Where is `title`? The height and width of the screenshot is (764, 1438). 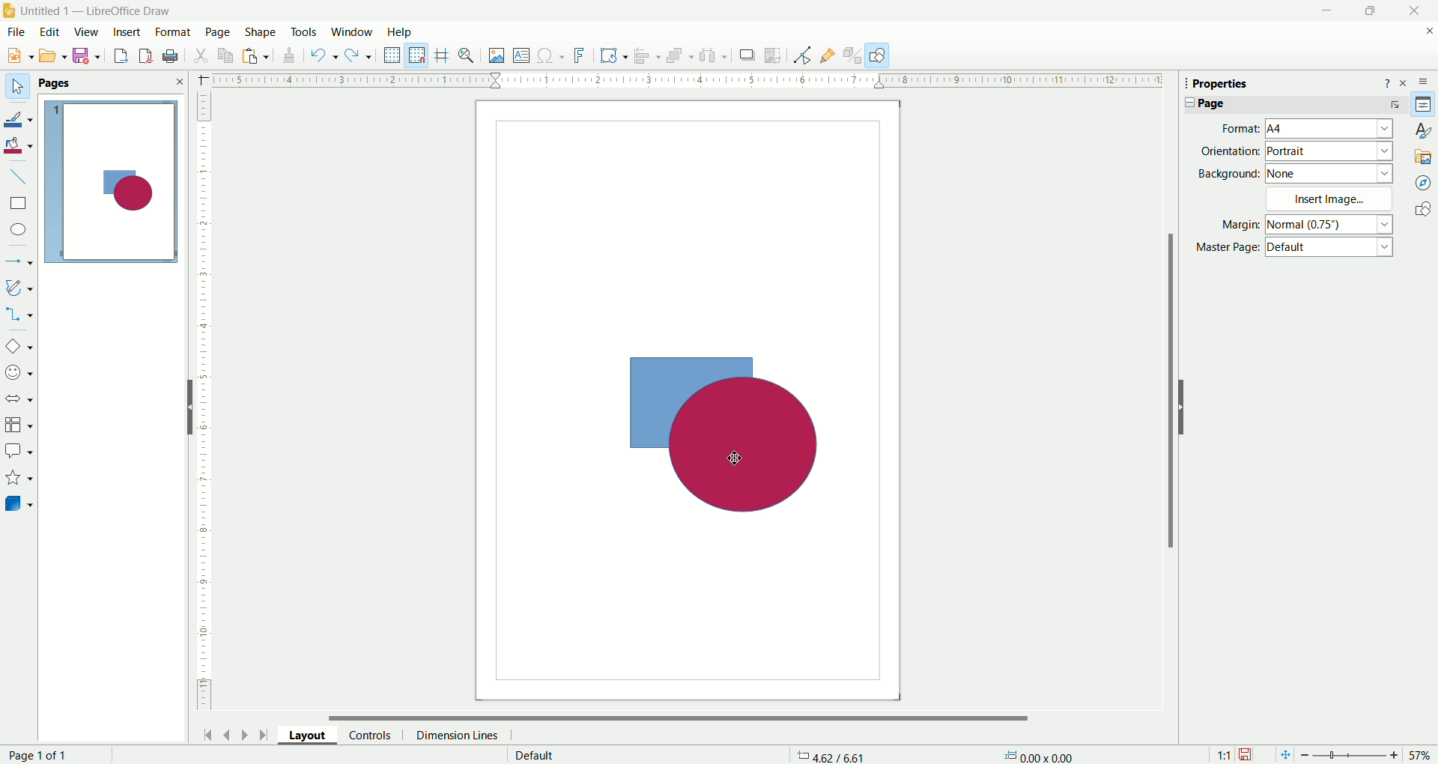
title is located at coordinates (96, 9).